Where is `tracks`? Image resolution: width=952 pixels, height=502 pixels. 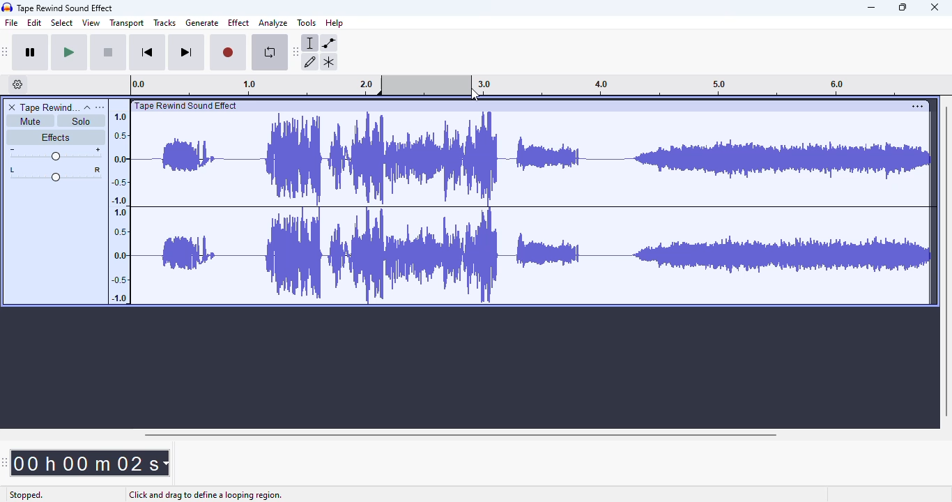
tracks is located at coordinates (165, 23).